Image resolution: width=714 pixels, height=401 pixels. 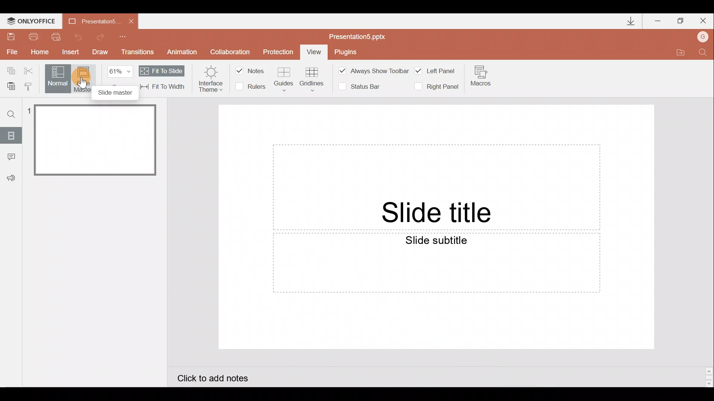 I want to click on Comments, so click(x=11, y=158).